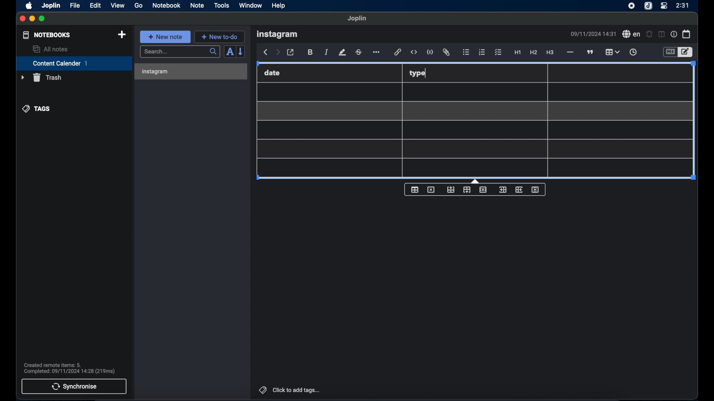 The height and width of the screenshot is (401, 714). I want to click on spell check, so click(631, 34).